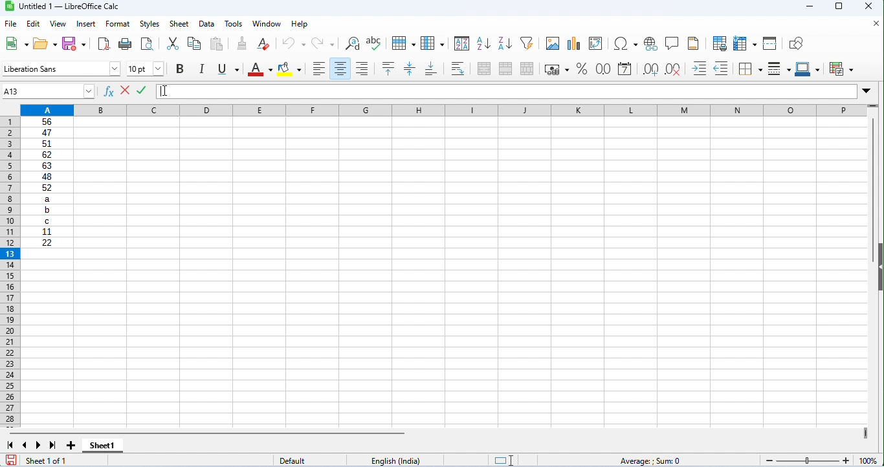 This screenshot has height=467, width=884. Describe the element at coordinates (700, 68) in the screenshot. I see `increase indent` at that location.